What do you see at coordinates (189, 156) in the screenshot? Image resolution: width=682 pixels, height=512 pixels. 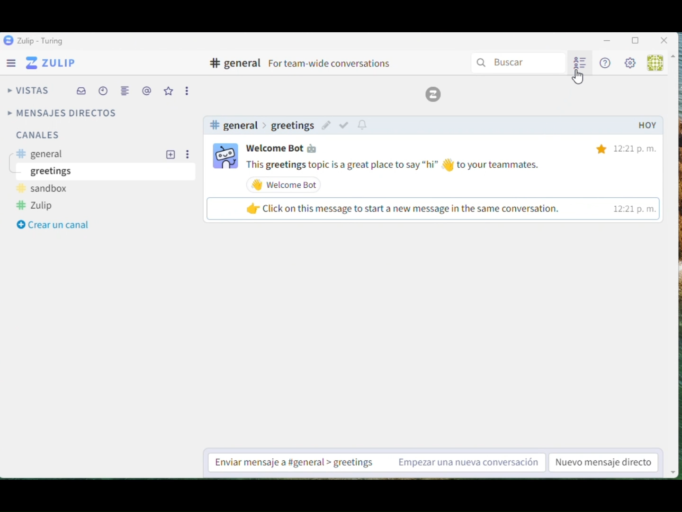 I see `options` at bounding box center [189, 156].